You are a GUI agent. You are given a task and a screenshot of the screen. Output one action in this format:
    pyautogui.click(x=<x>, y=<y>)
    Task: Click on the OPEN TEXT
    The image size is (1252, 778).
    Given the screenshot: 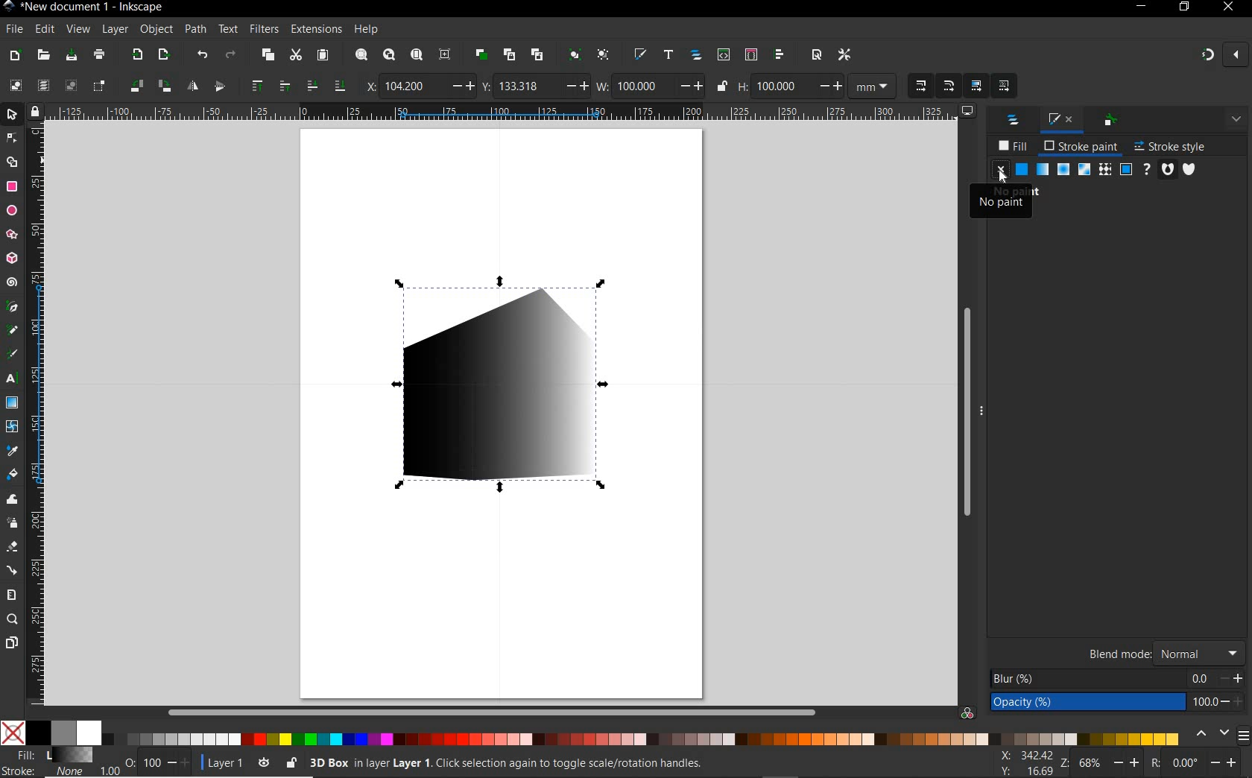 What is the action you would take?
    pyautogui.click(x=670, y=56)
    